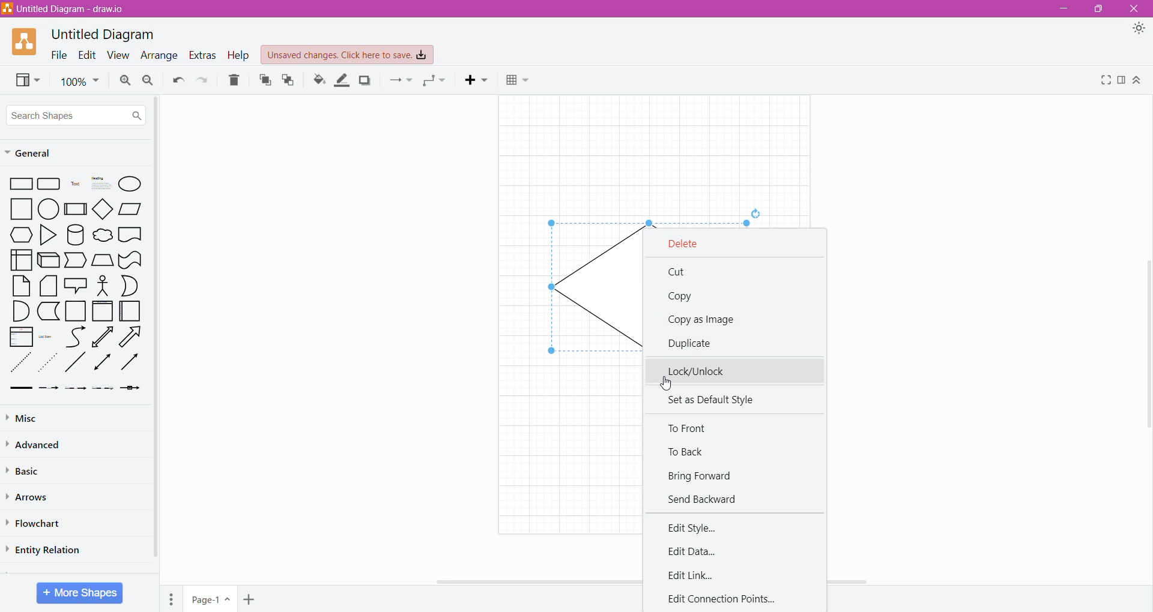 The width and height of the screenshot is (1153, 612). What do you see at coordinates (202, 55) in the screenshot?
I see `Extras` at bounding box center [202, 55].